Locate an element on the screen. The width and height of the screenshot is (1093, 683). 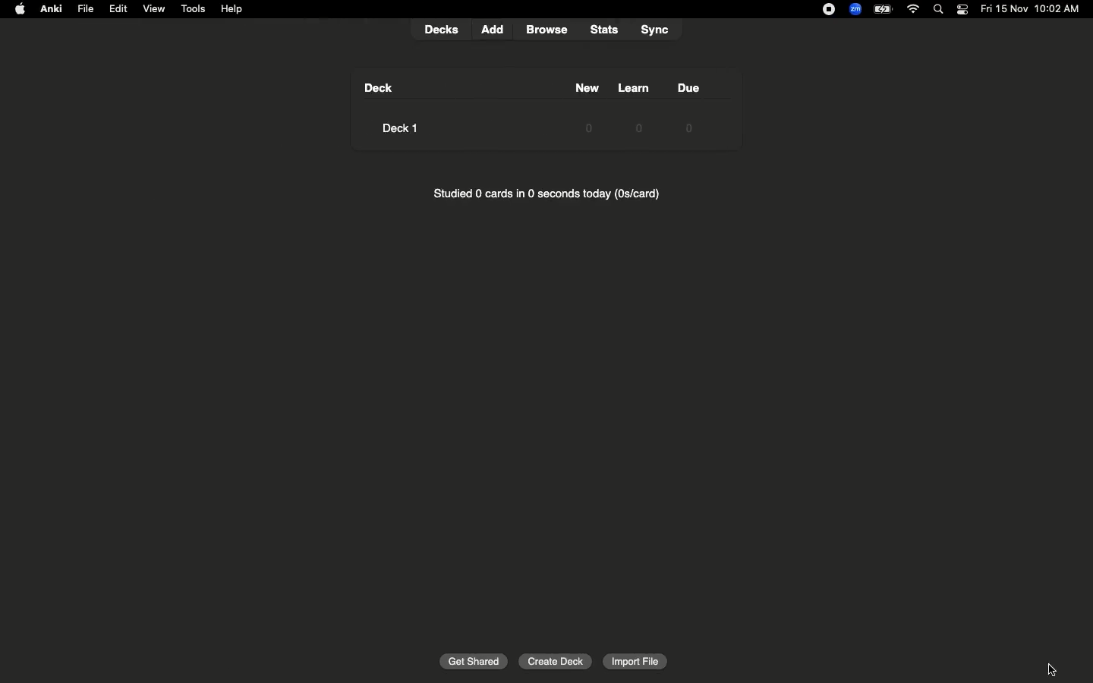
Deck 1 is located at coordinates (405, 127).